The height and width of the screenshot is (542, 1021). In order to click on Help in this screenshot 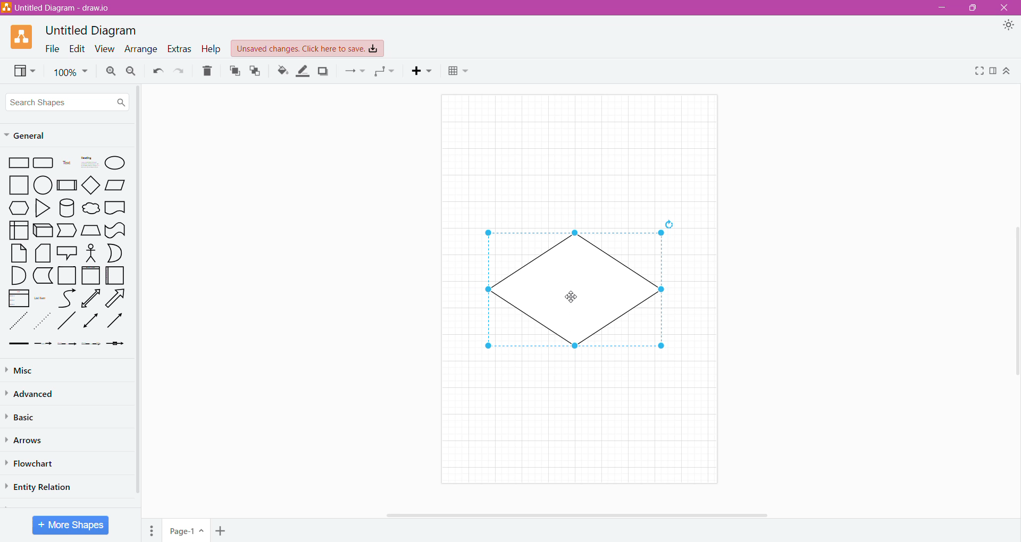, I will do `click(211, 49)`.